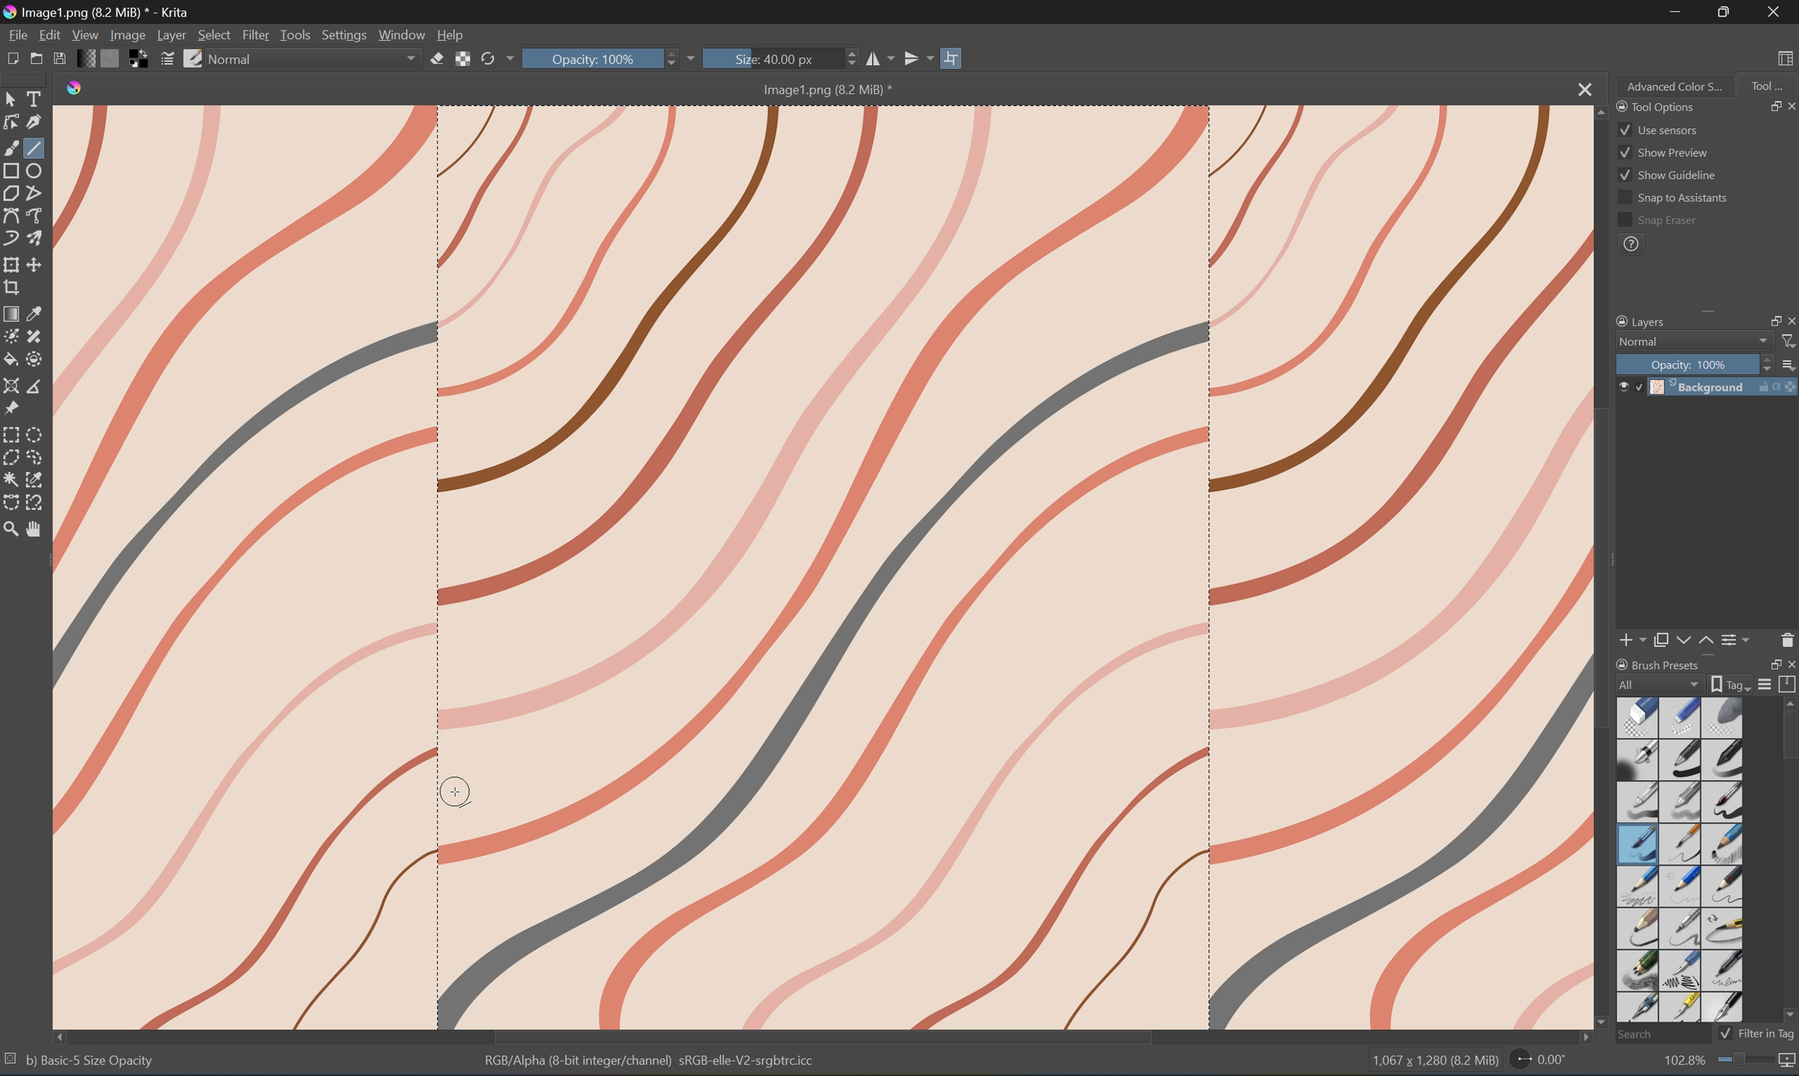  Describe the element at coordinates (1762, 342) in the screenshot. I see `Drop Down` at that location.